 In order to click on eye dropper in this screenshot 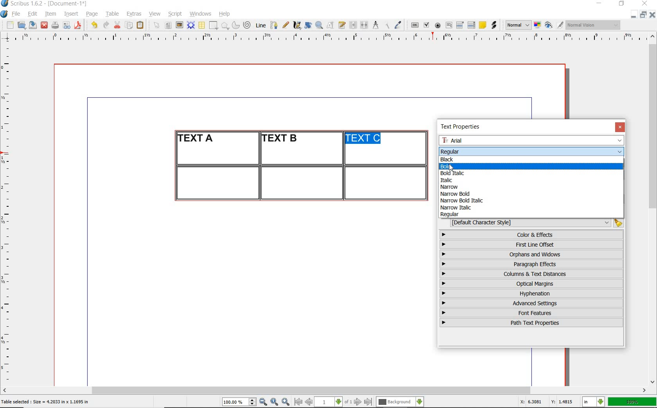, I will do `click(398, 26)`.